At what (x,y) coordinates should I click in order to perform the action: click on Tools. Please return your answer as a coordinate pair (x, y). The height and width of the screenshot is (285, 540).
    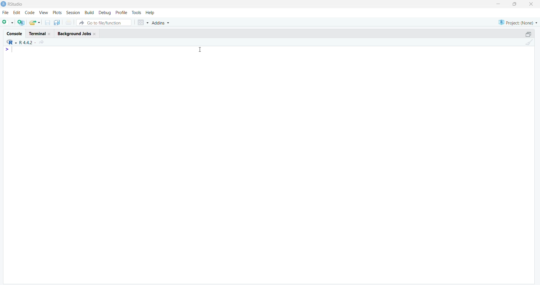
    Looking at the image, I should click on (137, 12).